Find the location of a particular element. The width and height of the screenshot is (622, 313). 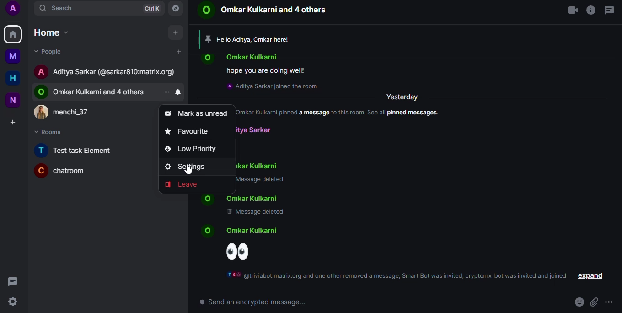

 Hello Aditya, Omkar herel is located at coordinates (256, 39).